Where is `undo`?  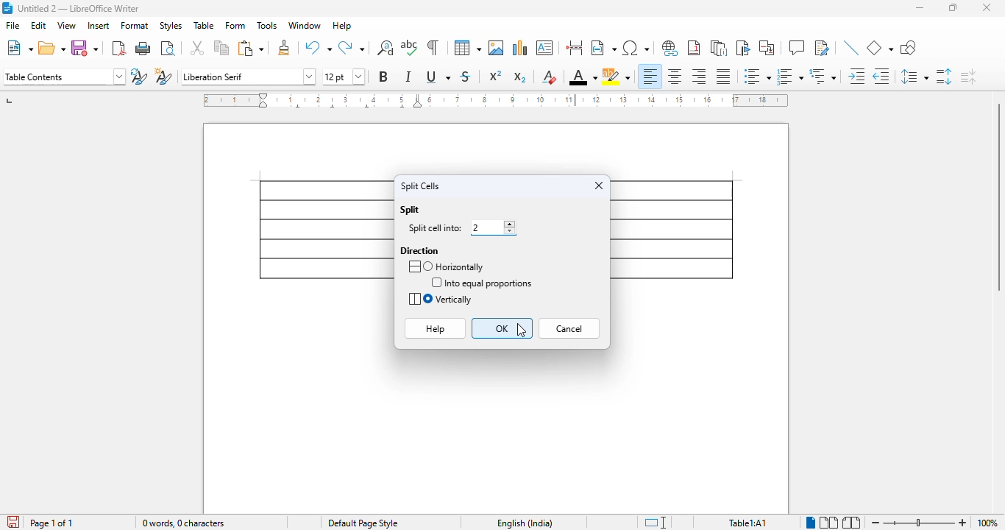
undo is located at coordinates (319, 47).